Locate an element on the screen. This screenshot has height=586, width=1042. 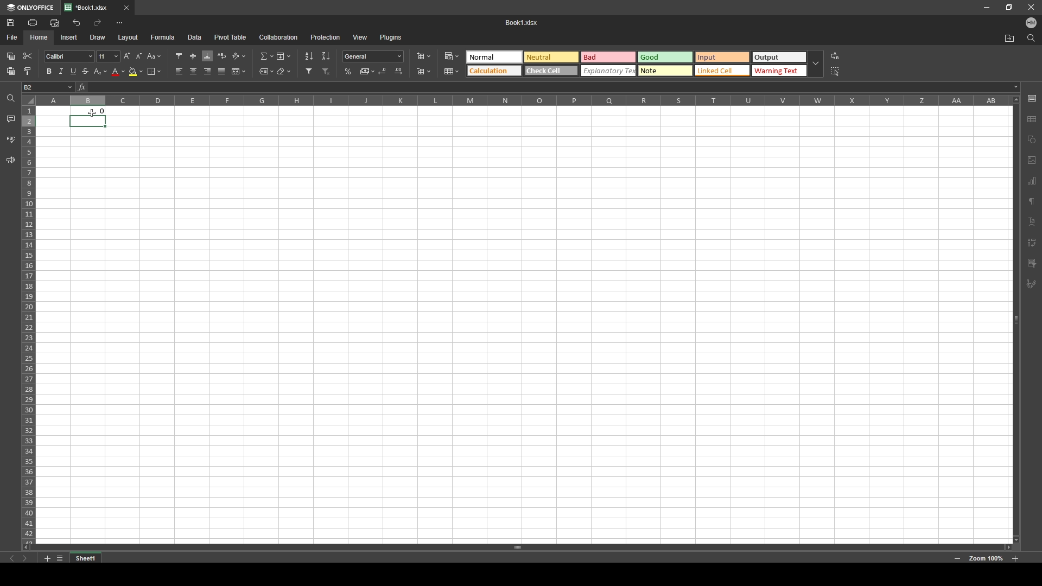
Explanatory text is located at coordinates (609, 71).